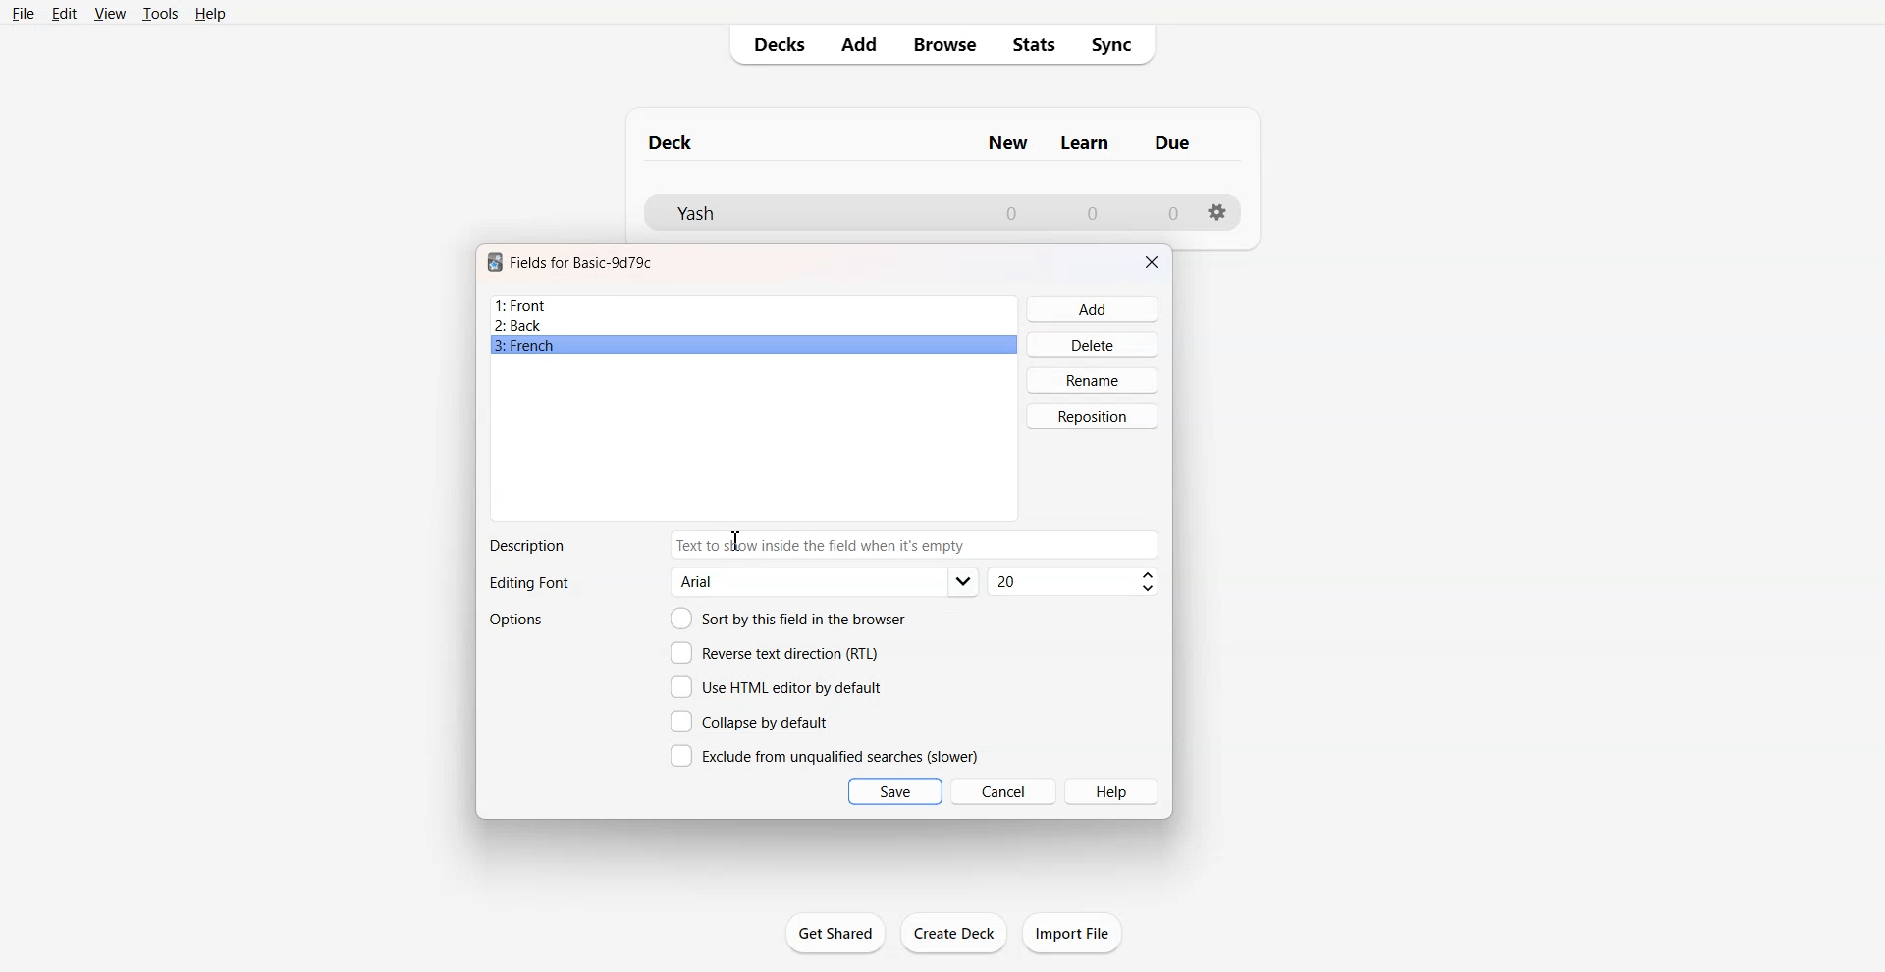 The height and width of the screenshot is (972, 1885). I want to click on Reverse text direction (RTL), so click(775, 653).